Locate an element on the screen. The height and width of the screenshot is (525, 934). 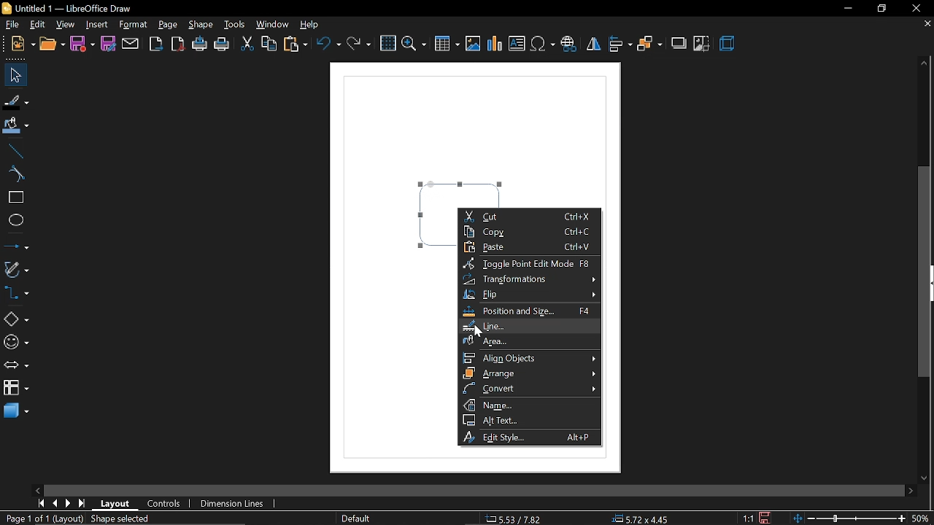
copy is located at coordinates (269, 43).